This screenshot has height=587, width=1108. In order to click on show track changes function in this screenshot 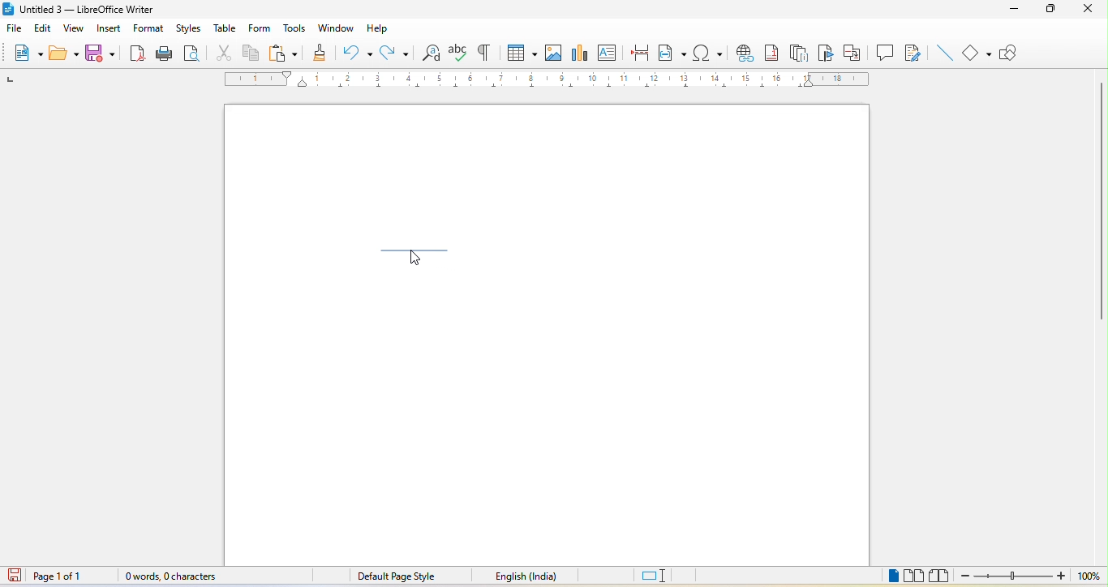, I will do `click(919, 54)`.